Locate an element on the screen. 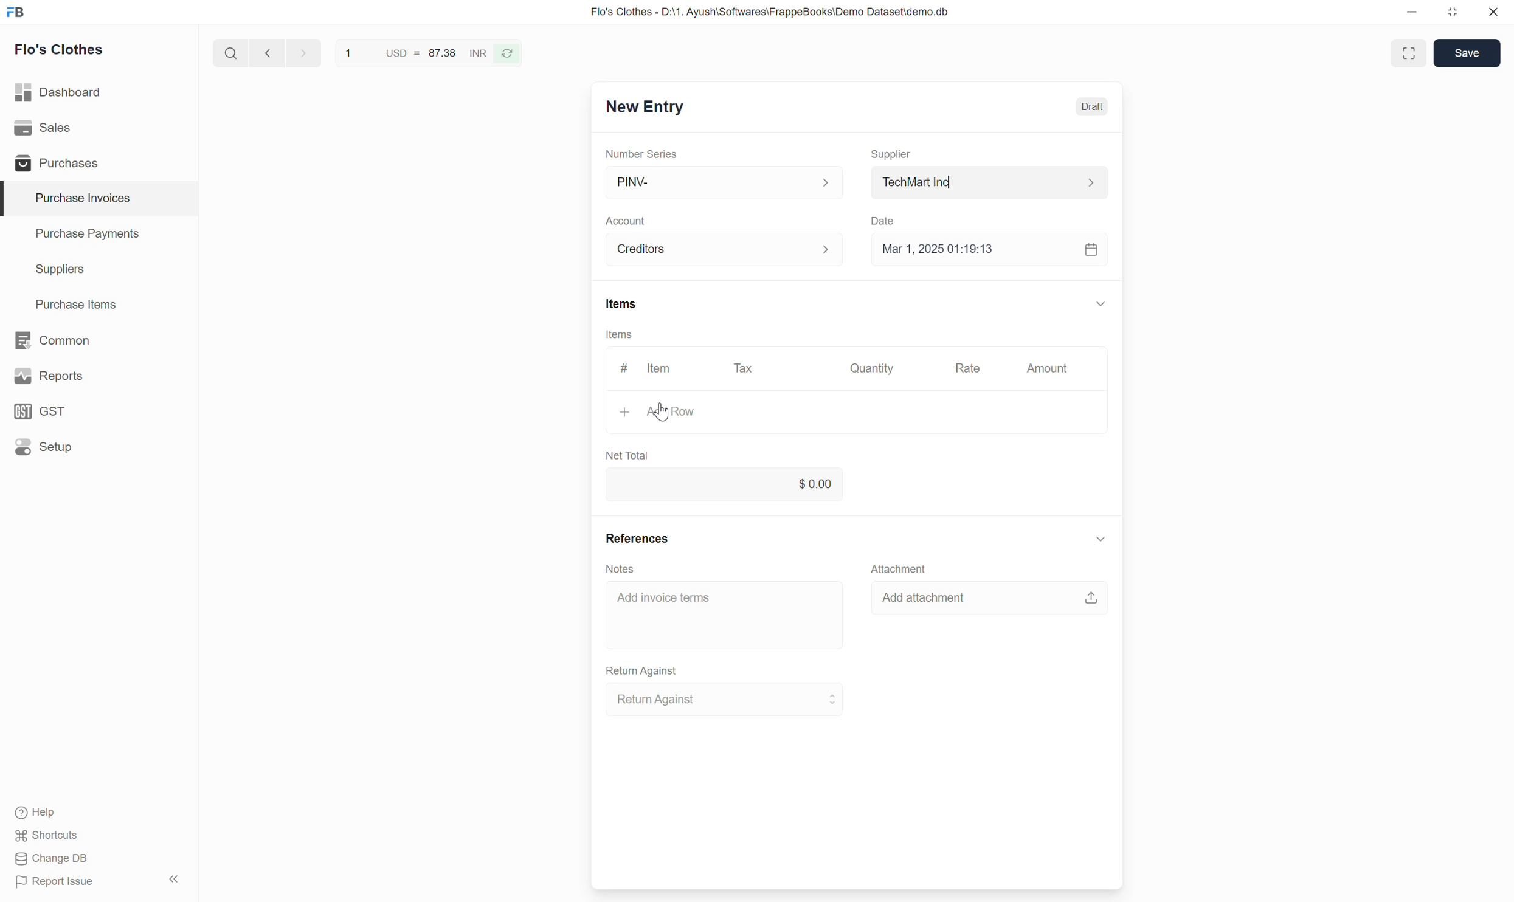 The width and height of the screenshot is (1514, 902). Items is located at coordinates (619, 334).